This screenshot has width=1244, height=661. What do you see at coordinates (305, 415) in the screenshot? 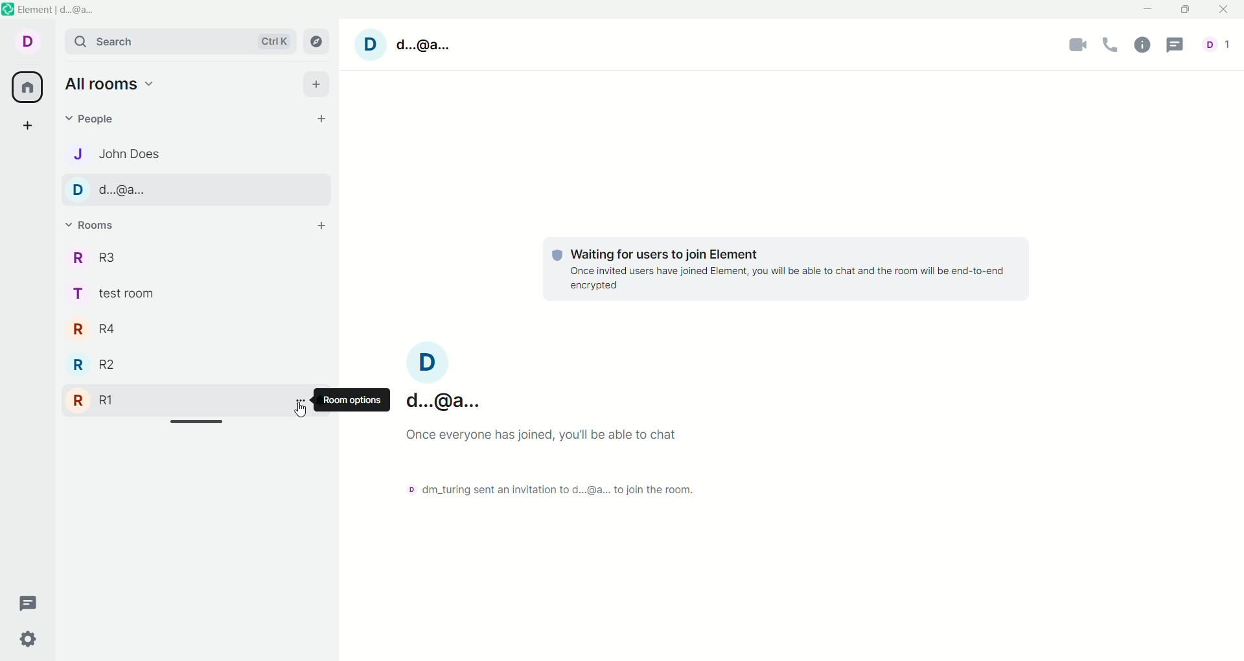
I see `cursor movement` at bounding box center [305, 415].